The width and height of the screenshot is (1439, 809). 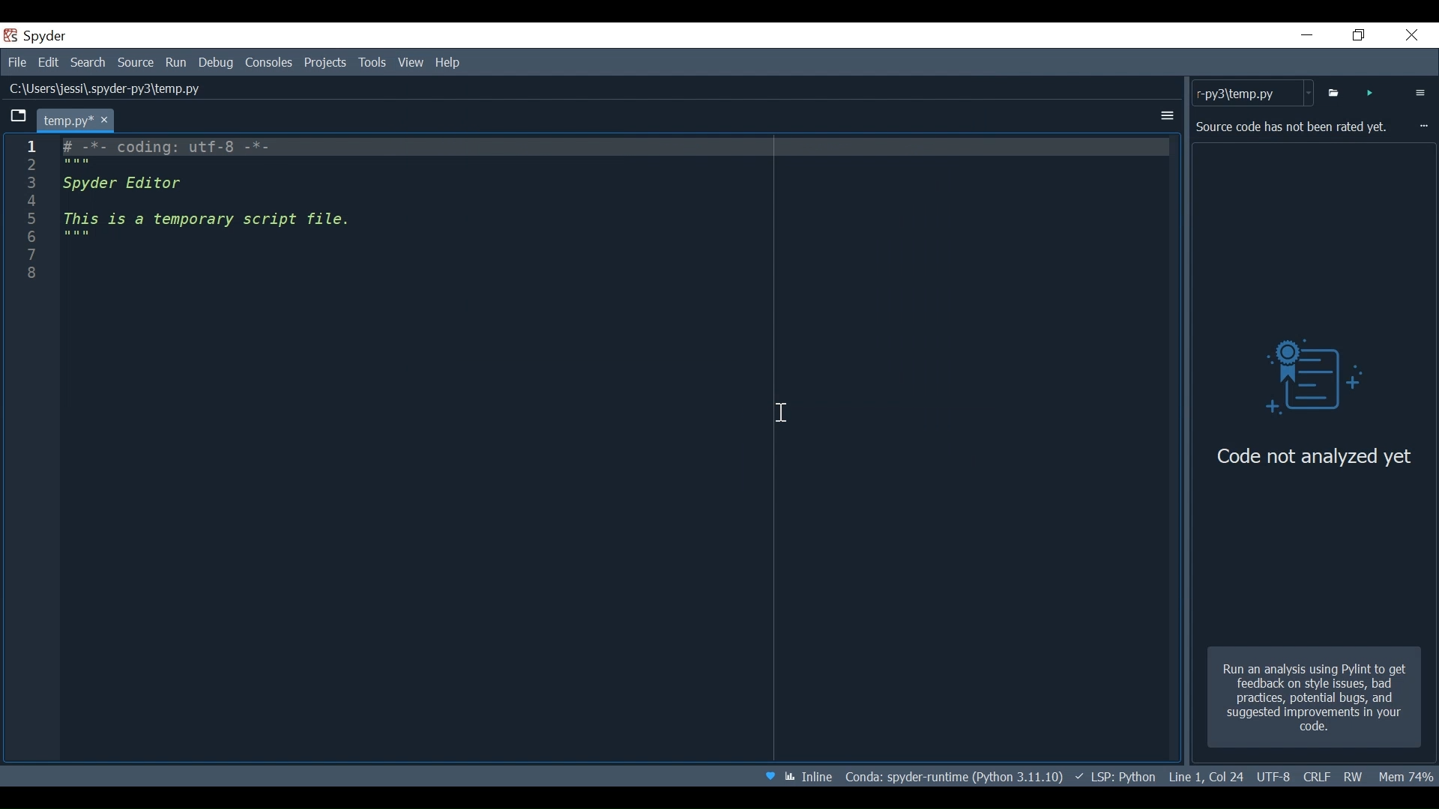 I want to click on # -*- coding: utf-8 -*- """ Spyder Editor  This is a temporary script file. """, so click(x=622, y=201).